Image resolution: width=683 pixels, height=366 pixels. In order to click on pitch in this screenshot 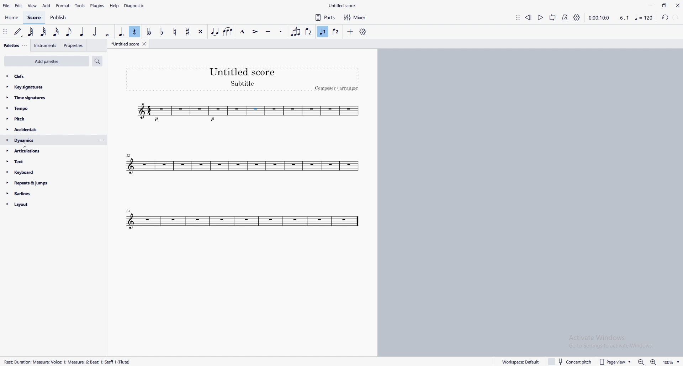, I will do `click(46, 119)`.